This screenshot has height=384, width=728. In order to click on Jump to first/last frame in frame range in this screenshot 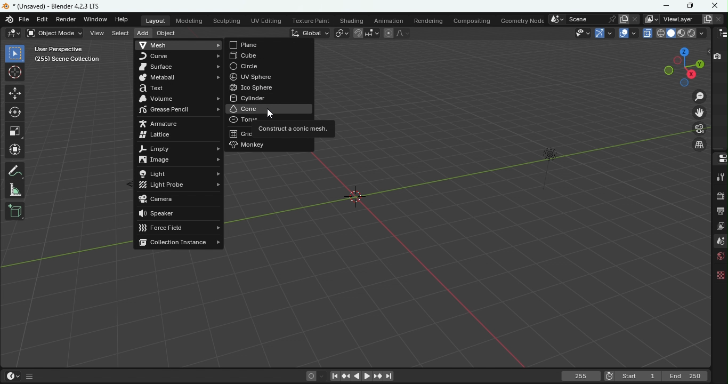, I will do `click(390, 377)`.